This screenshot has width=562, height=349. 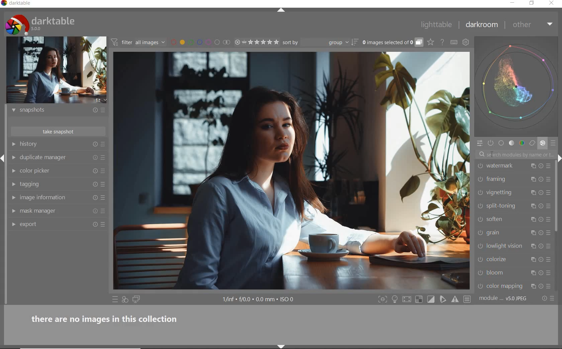 What do you see at coordinates (115, 299) in the screenshot?
I see `quick access to preset` at bounding box center [115, 299].